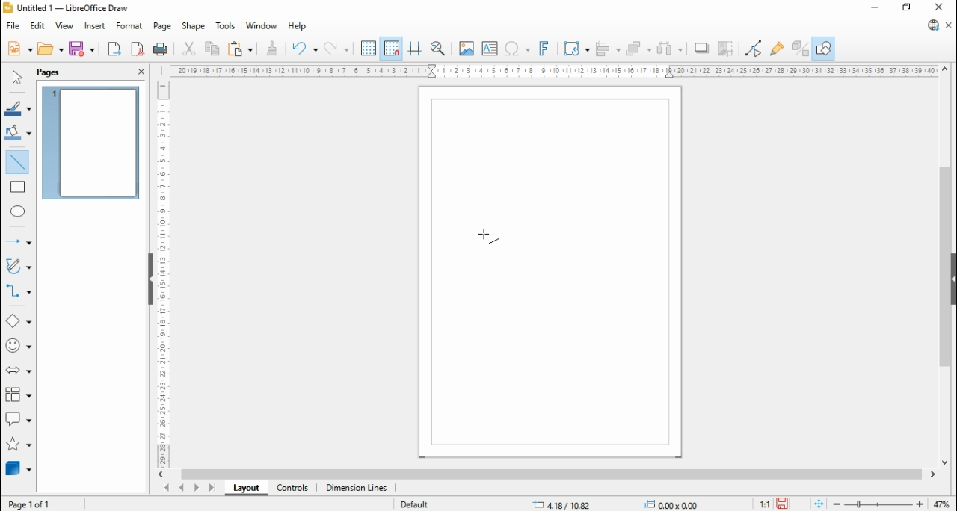 The height and width of the screenshot is (511, 957). What do you see at coordinates (18, 371) in the screenshot?
I see `block arrows` at bounding box center [18, 371].